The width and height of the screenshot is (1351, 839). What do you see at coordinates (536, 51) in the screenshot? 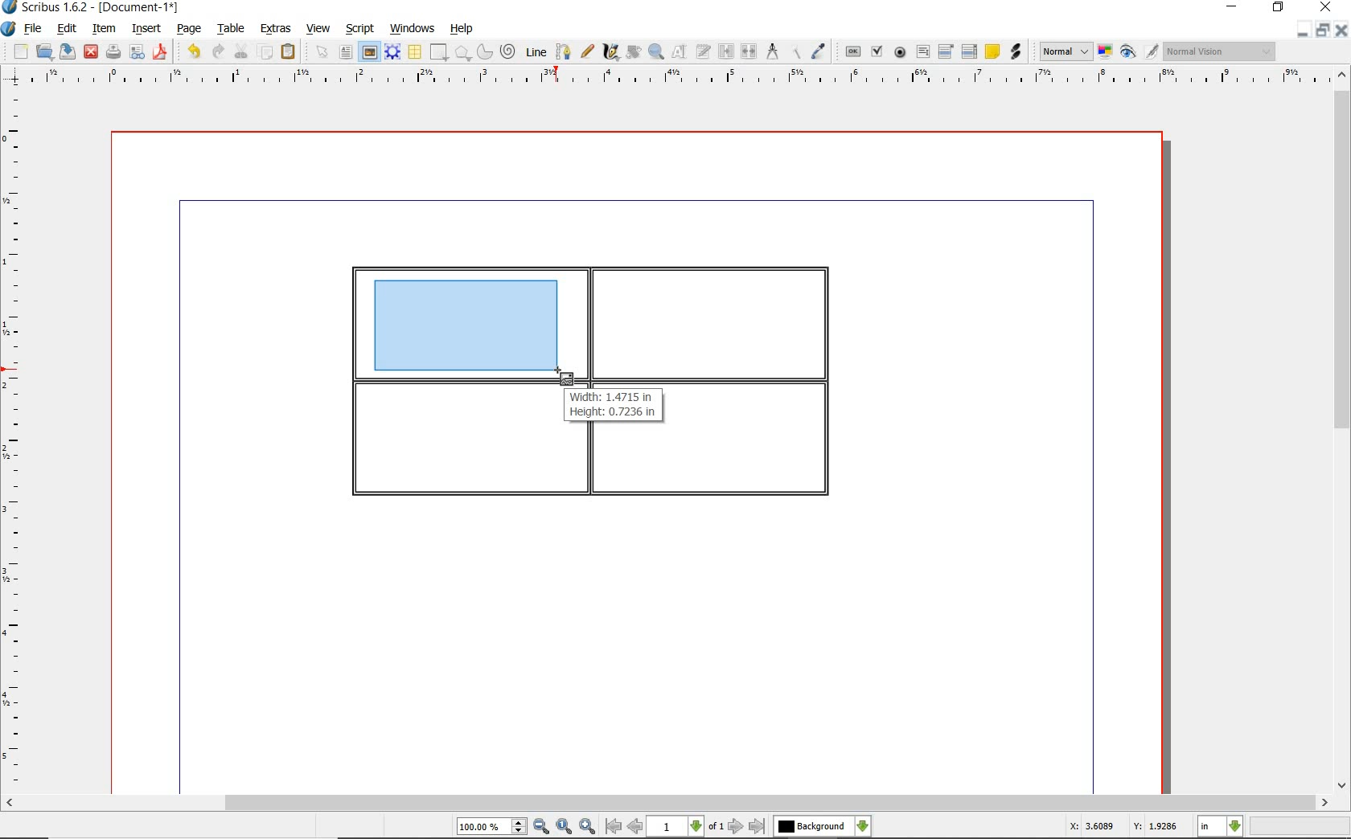
I see `line` at bounding box center [536, 51].